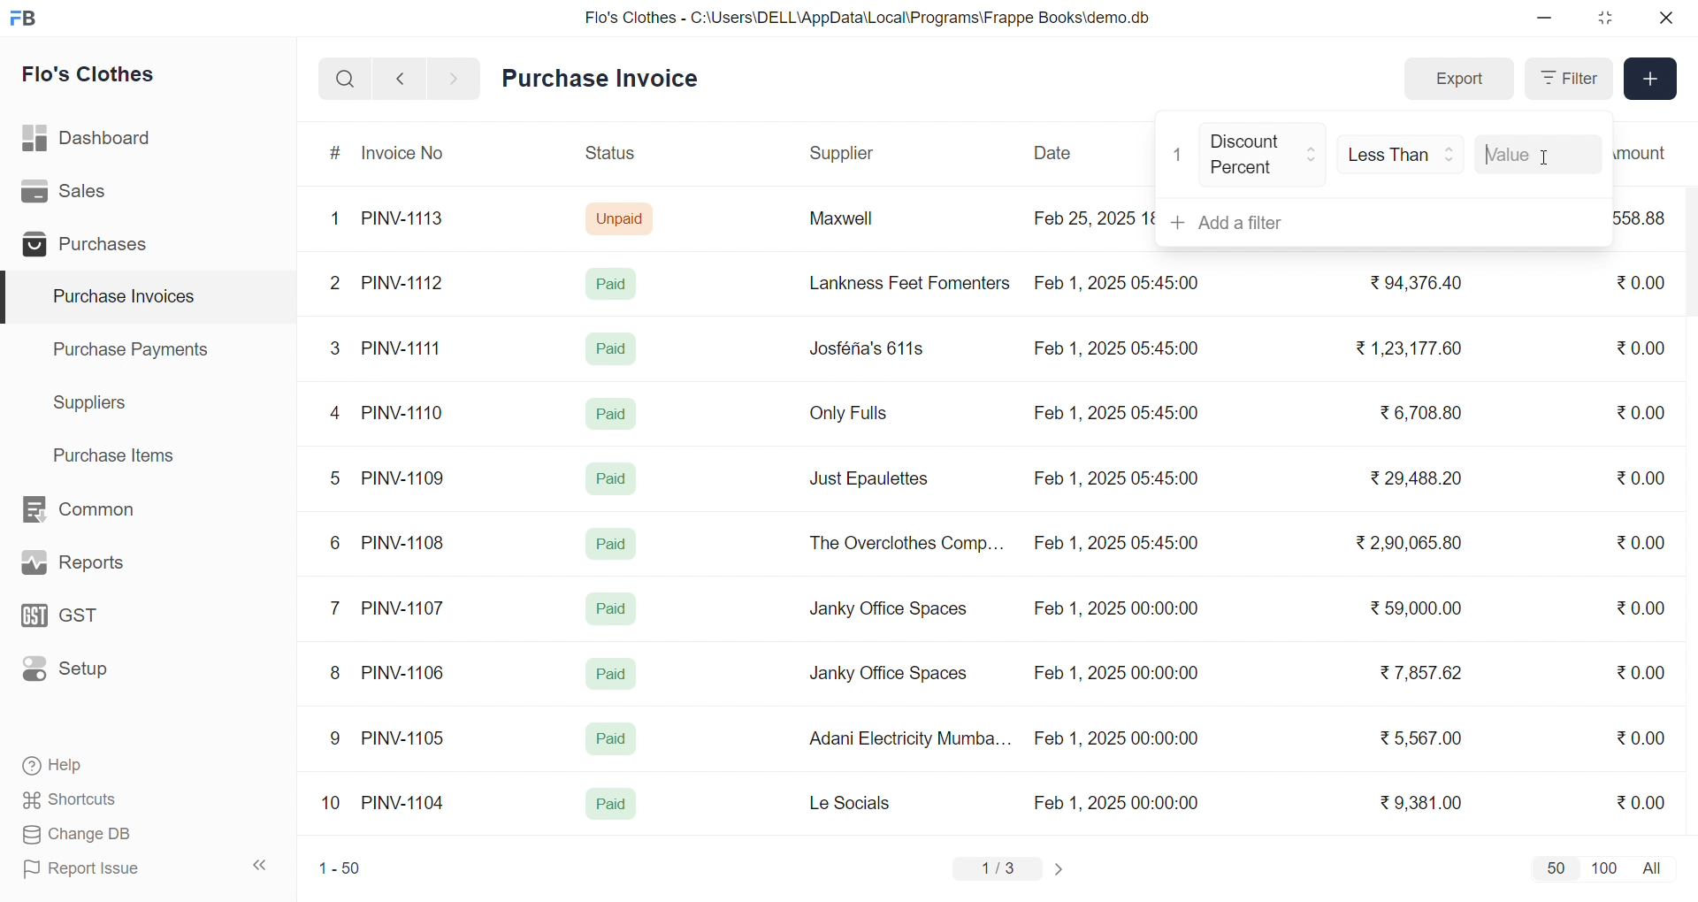 The height and width of the screenshot is (902, 1698). Describe the element at coordinates (91, 247) in the screenshot. I see `Purchases` at that location.